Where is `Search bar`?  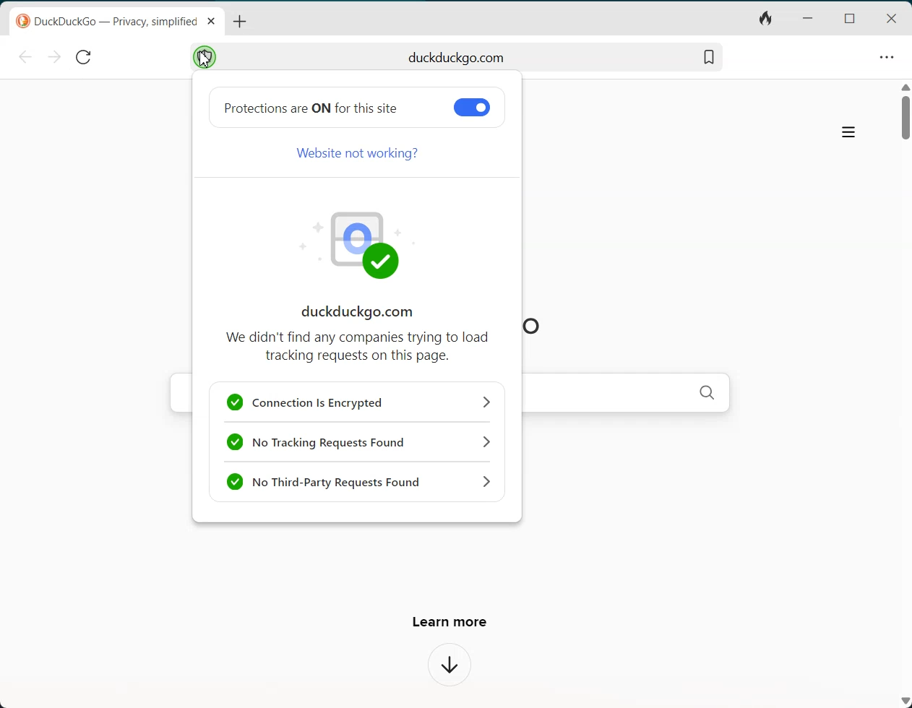
Search bar is located at coordinates (457, 56).